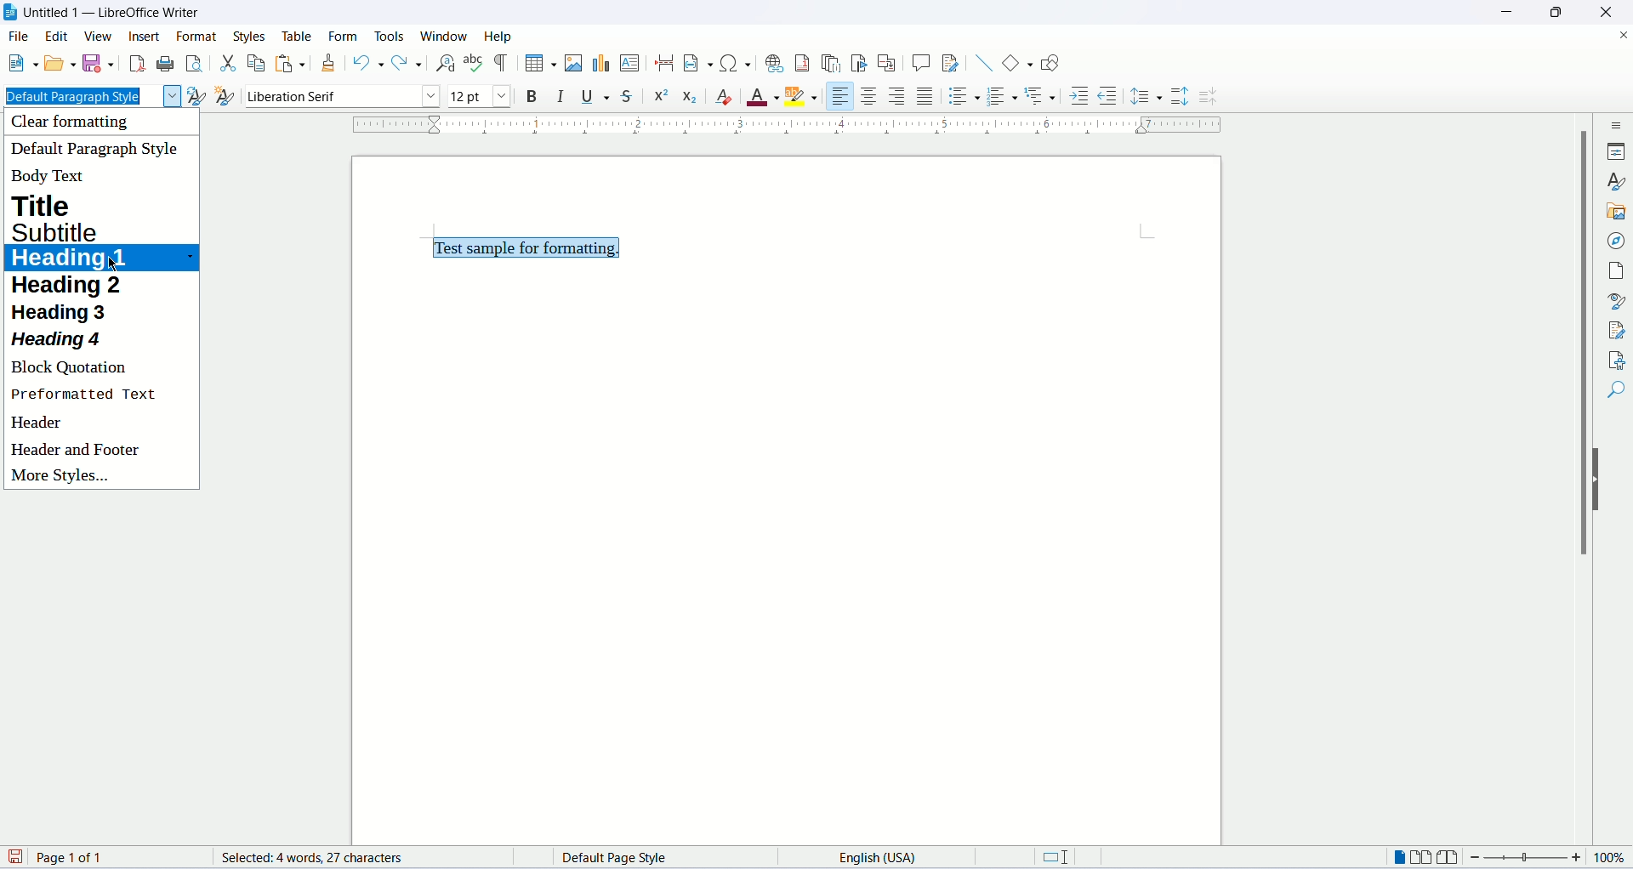  I want to click on superscript, so click(662, 96).